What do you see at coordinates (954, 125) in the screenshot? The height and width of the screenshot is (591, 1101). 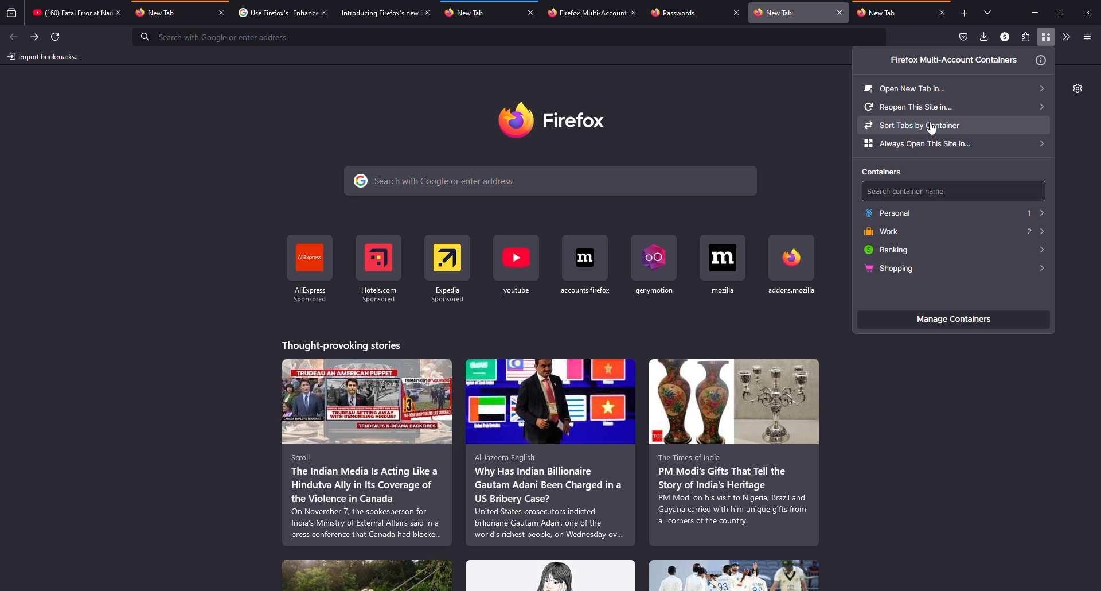 I see `sort tabs by container` at bounding box center [954, 125].